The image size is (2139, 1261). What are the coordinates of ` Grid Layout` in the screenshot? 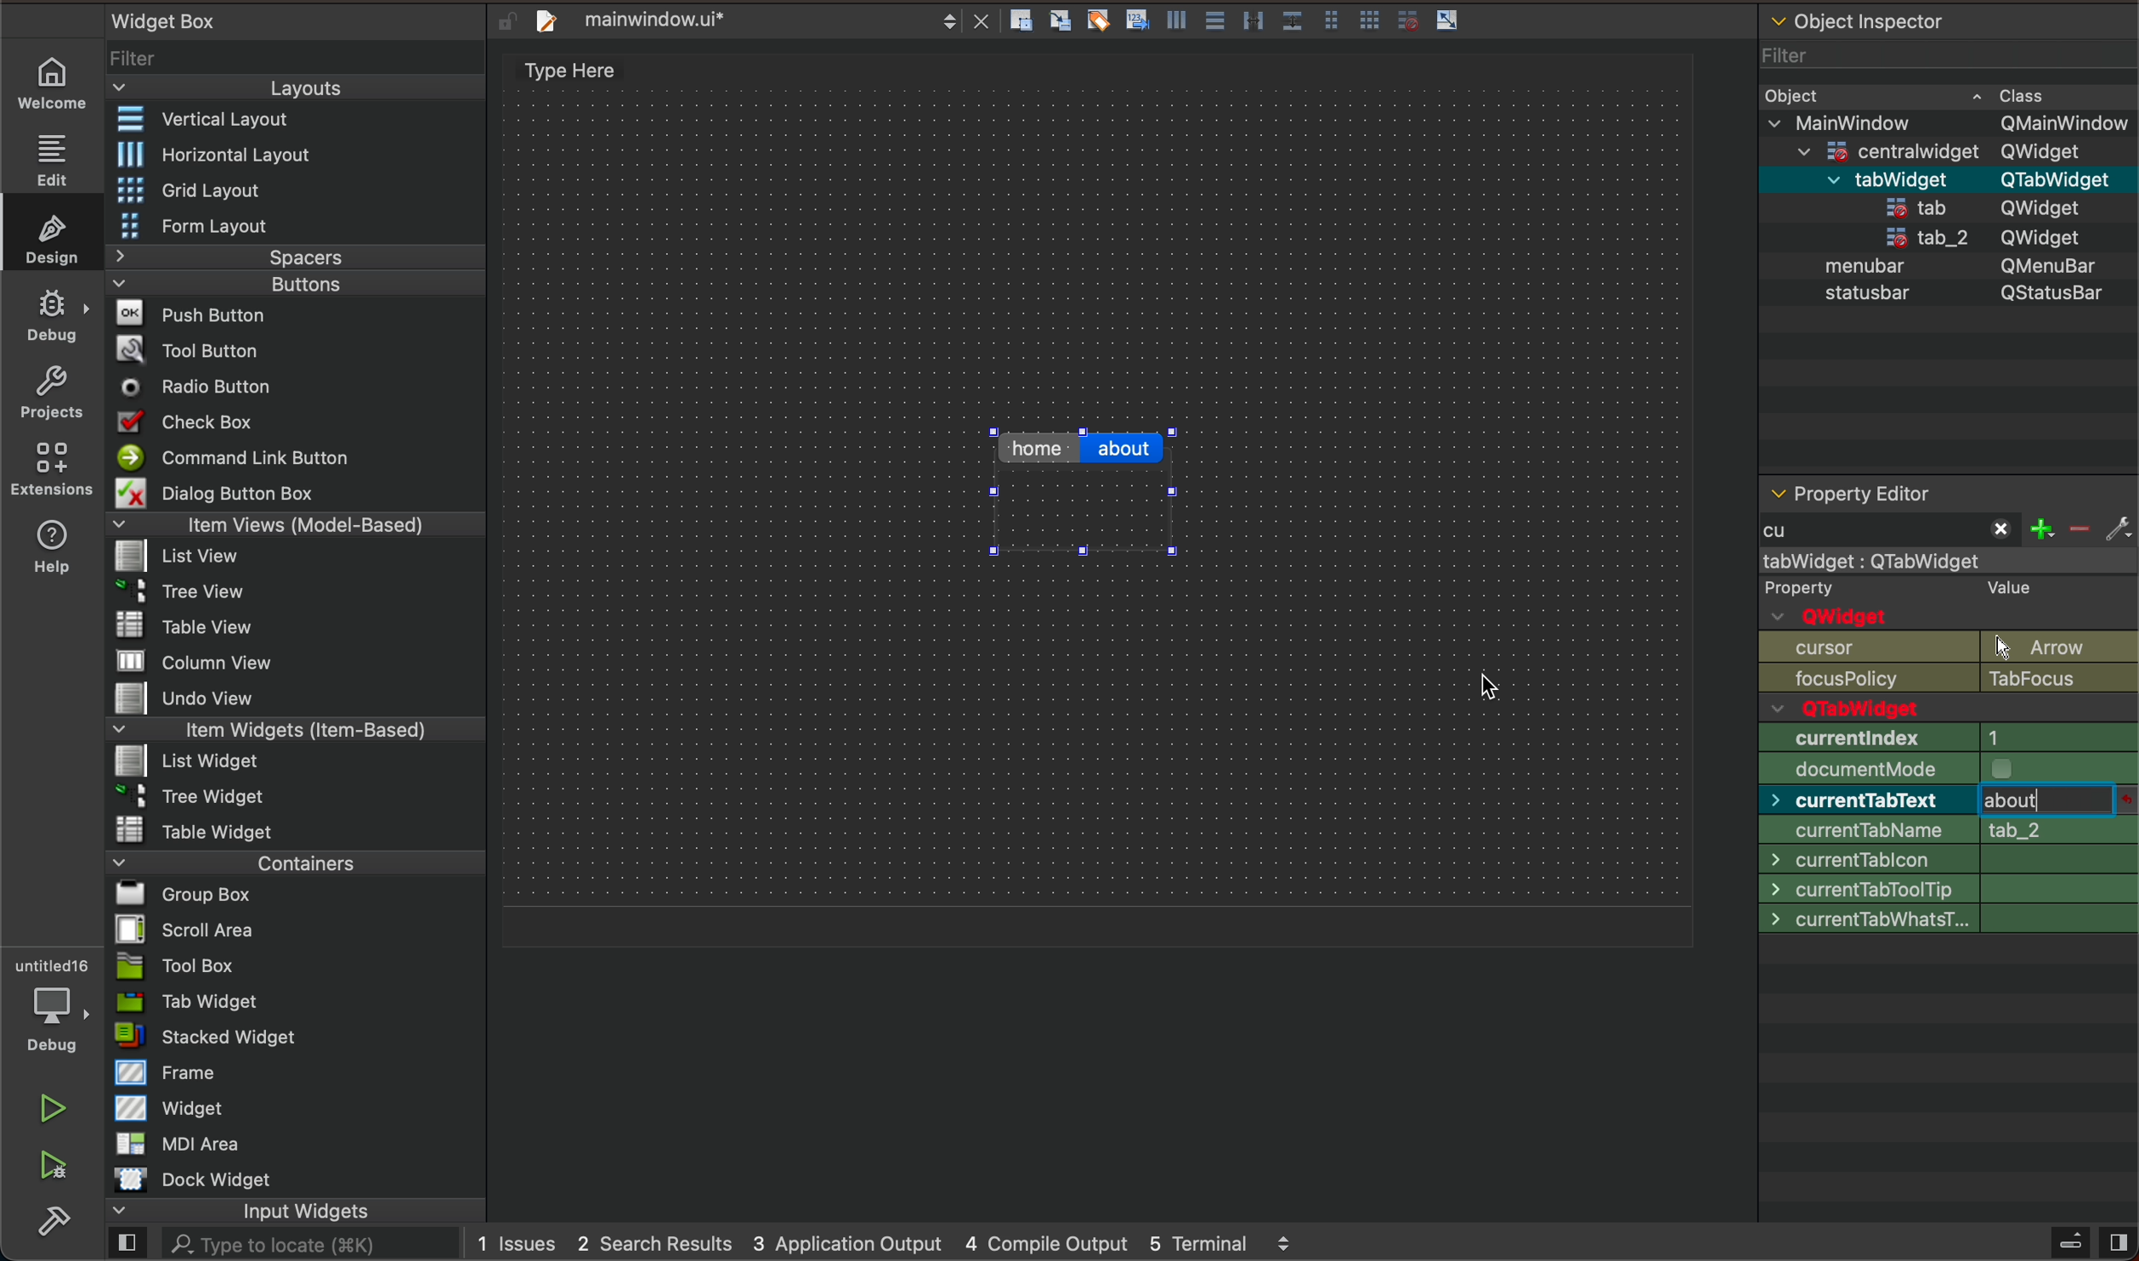 It's located at (180, 189).